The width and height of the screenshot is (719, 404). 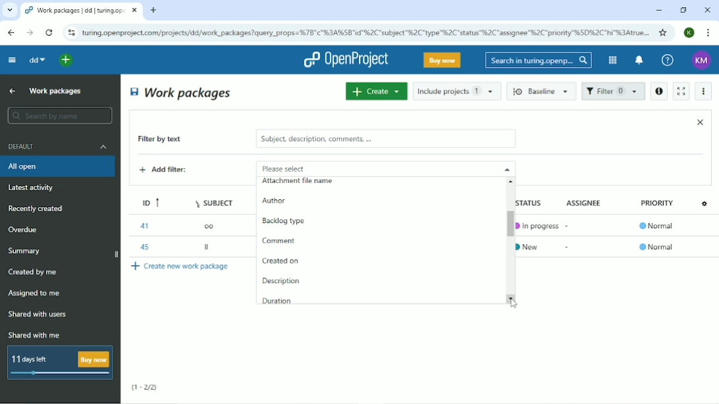 I want to click on Baseline, so click(x=543, y=91).